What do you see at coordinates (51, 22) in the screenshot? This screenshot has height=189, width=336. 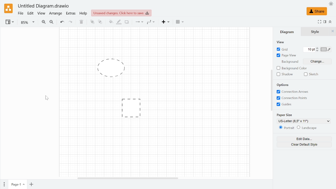 I see `Zoom out` at bounding box center [51, 22].